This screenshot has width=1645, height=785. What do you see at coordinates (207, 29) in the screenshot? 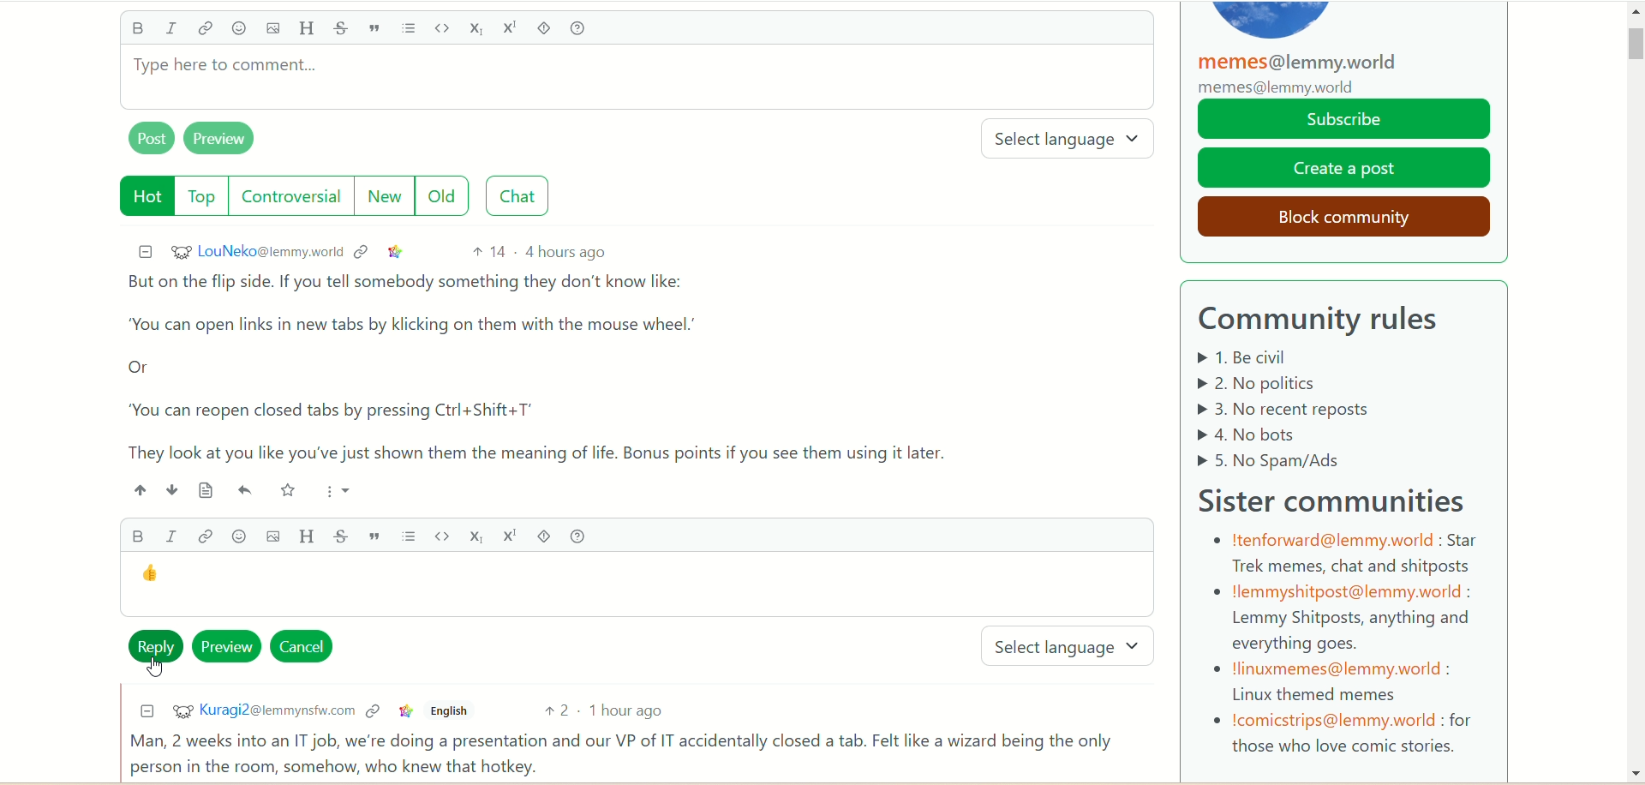
I see `link` at bounding box center [207, 29].